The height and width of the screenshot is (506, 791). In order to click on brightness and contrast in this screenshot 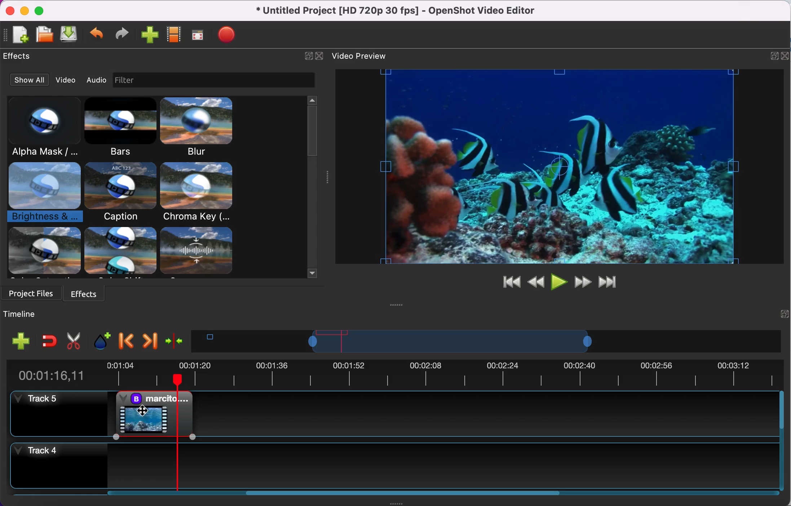, I will do `click(45, 194)`.